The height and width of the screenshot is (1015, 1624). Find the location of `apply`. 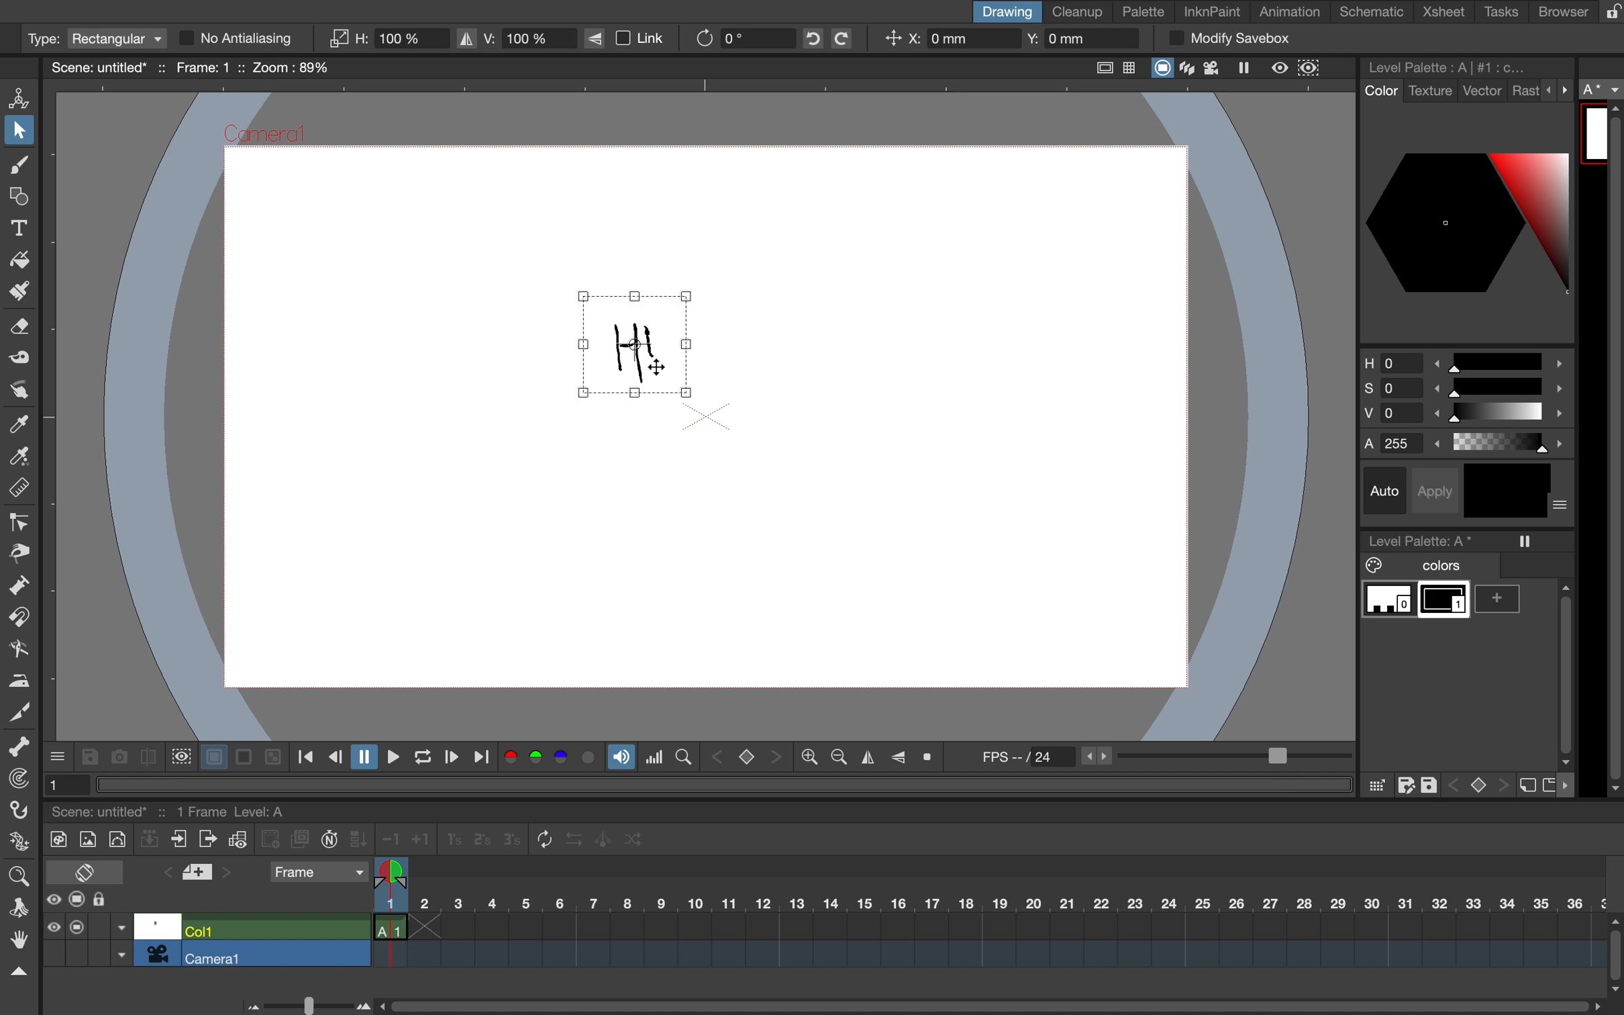

apply is located at coordinates (1439, 489).